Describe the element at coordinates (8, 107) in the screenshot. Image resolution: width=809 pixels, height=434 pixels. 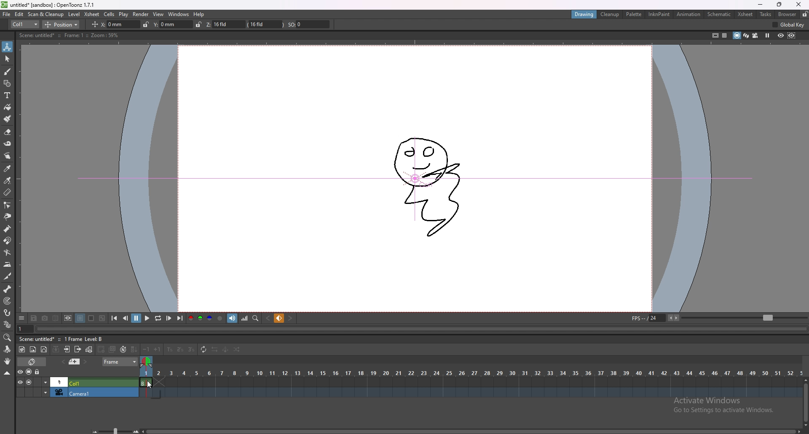
I see `fill` at that location.